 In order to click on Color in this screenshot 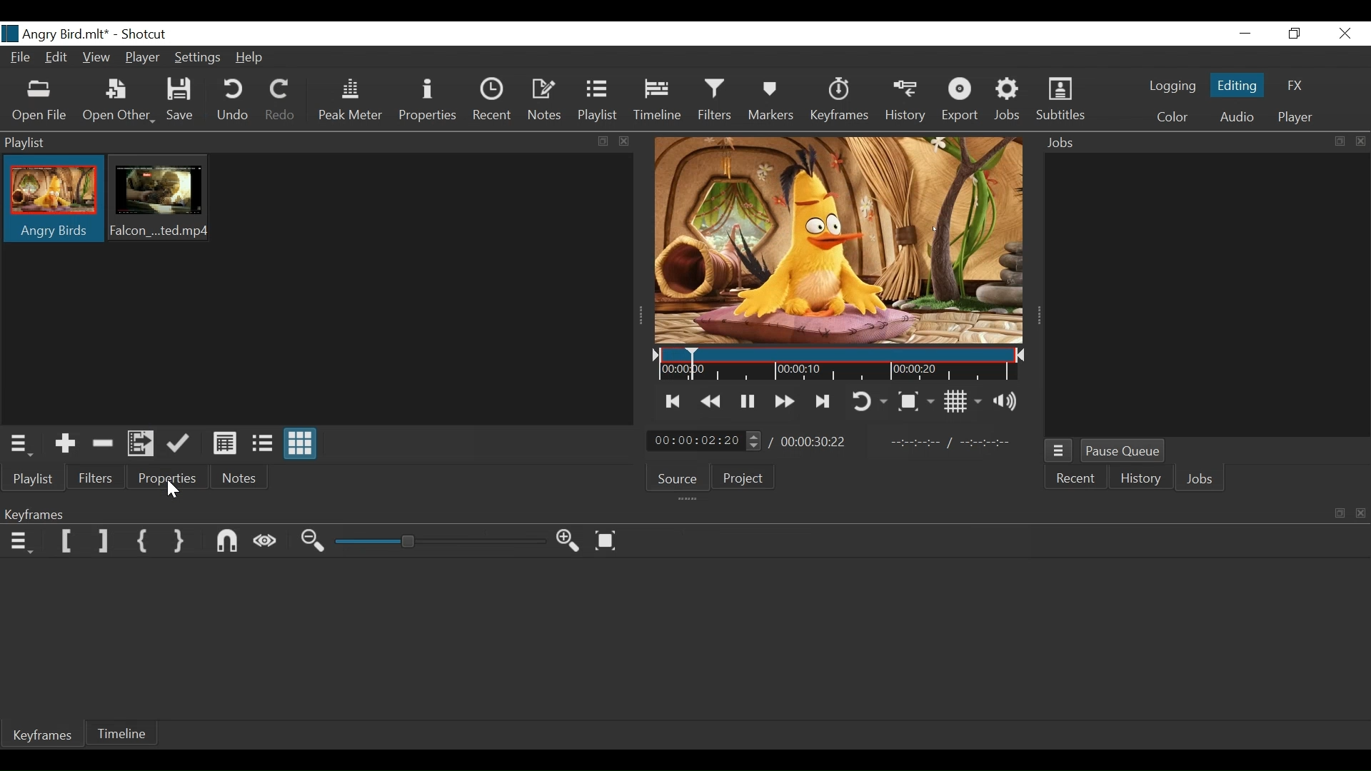, I will do `click(1172, 117)`.